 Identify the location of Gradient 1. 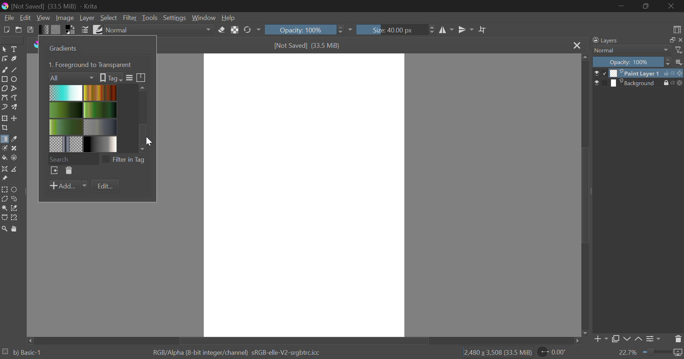
(66, 93).